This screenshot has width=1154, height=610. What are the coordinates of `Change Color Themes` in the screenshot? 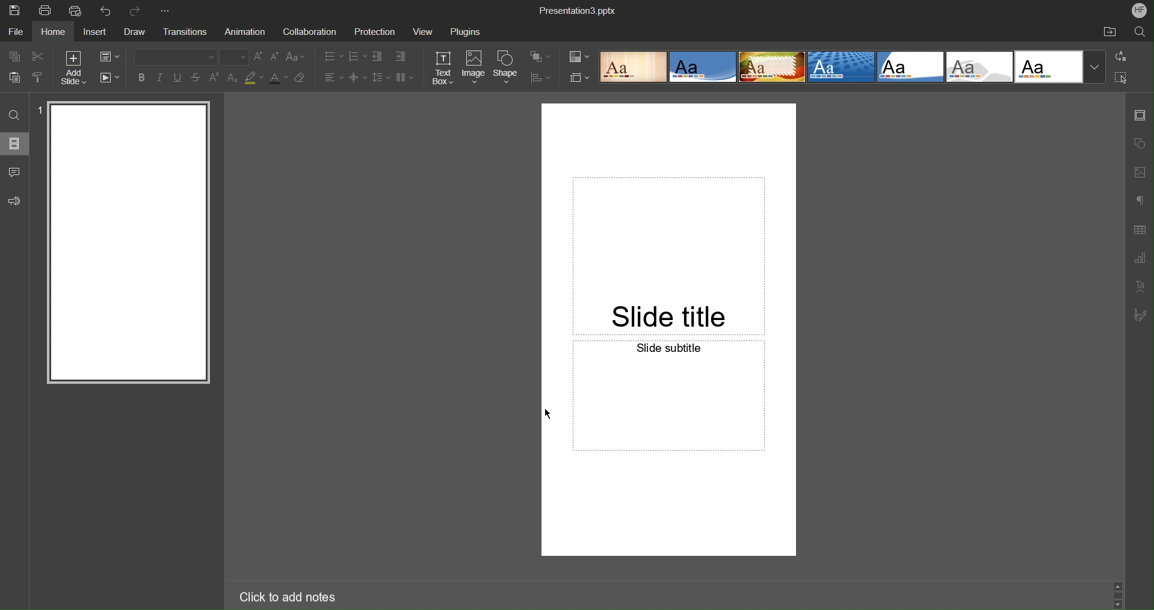 It's located at (578, 57).